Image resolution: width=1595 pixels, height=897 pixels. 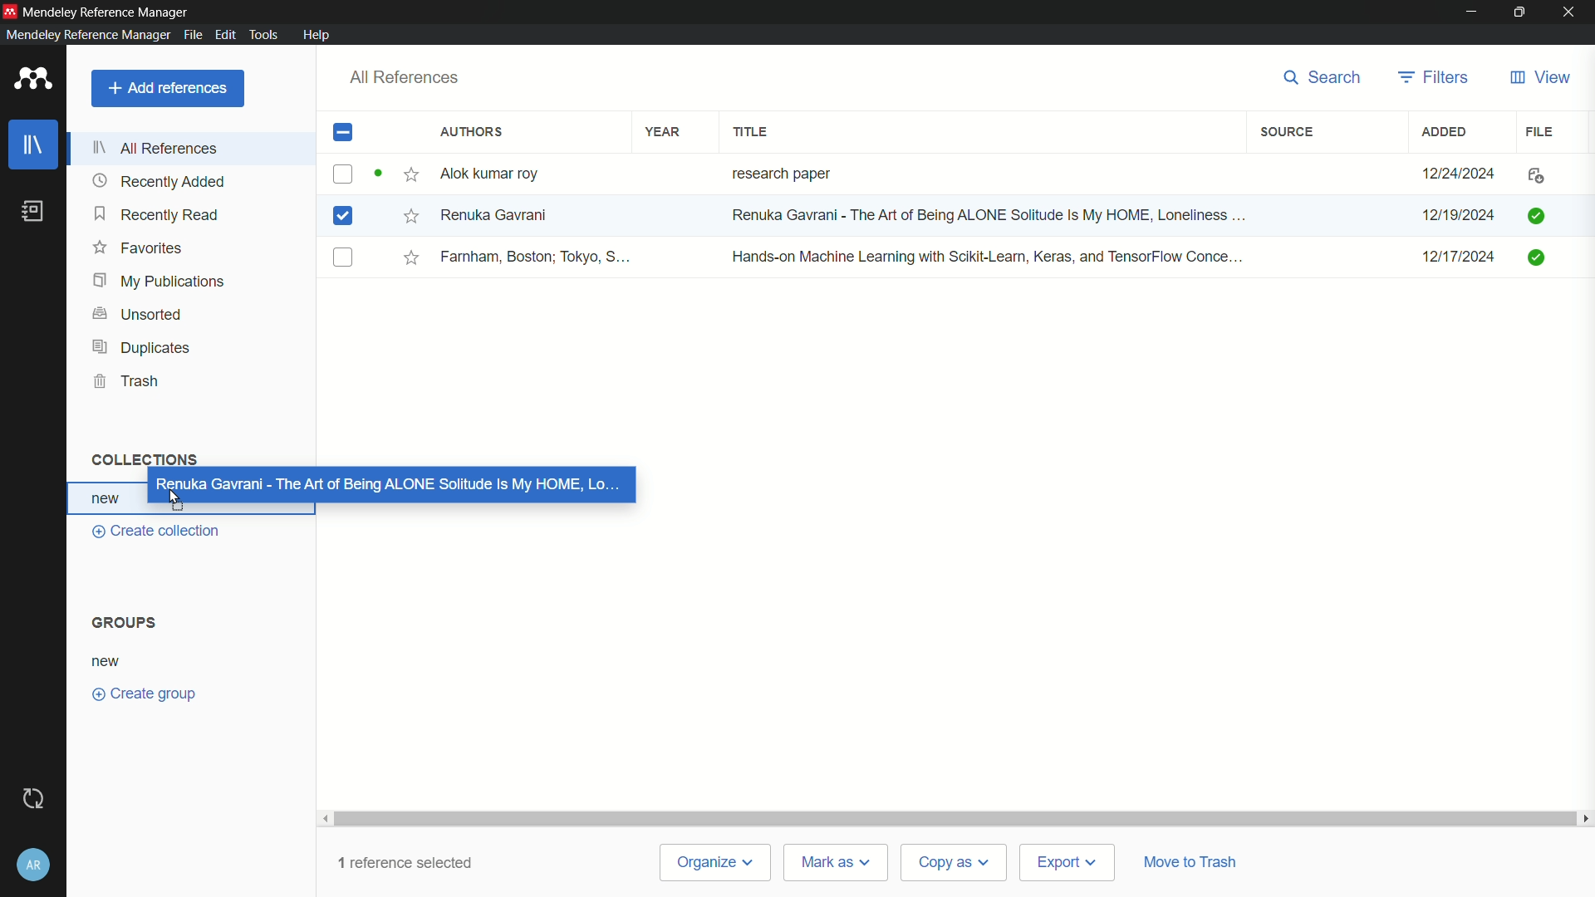 I want to click on new, so click(x=108, y=501).